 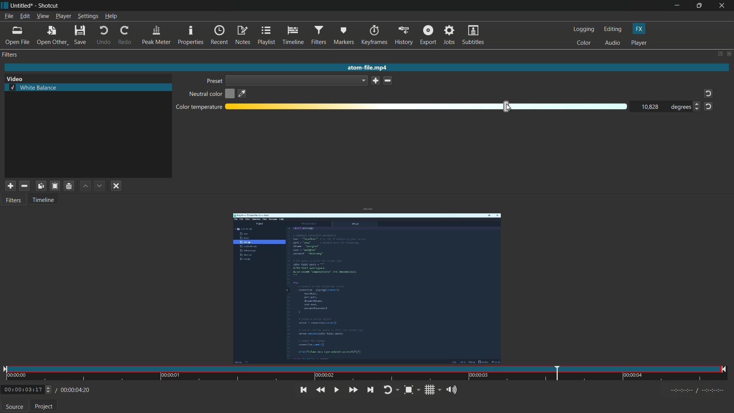 What do you see at coordinates (73, 389) in the screenshot?
I see ` / 00:00:04:20 (total time)` at bounding box center [73, 389].